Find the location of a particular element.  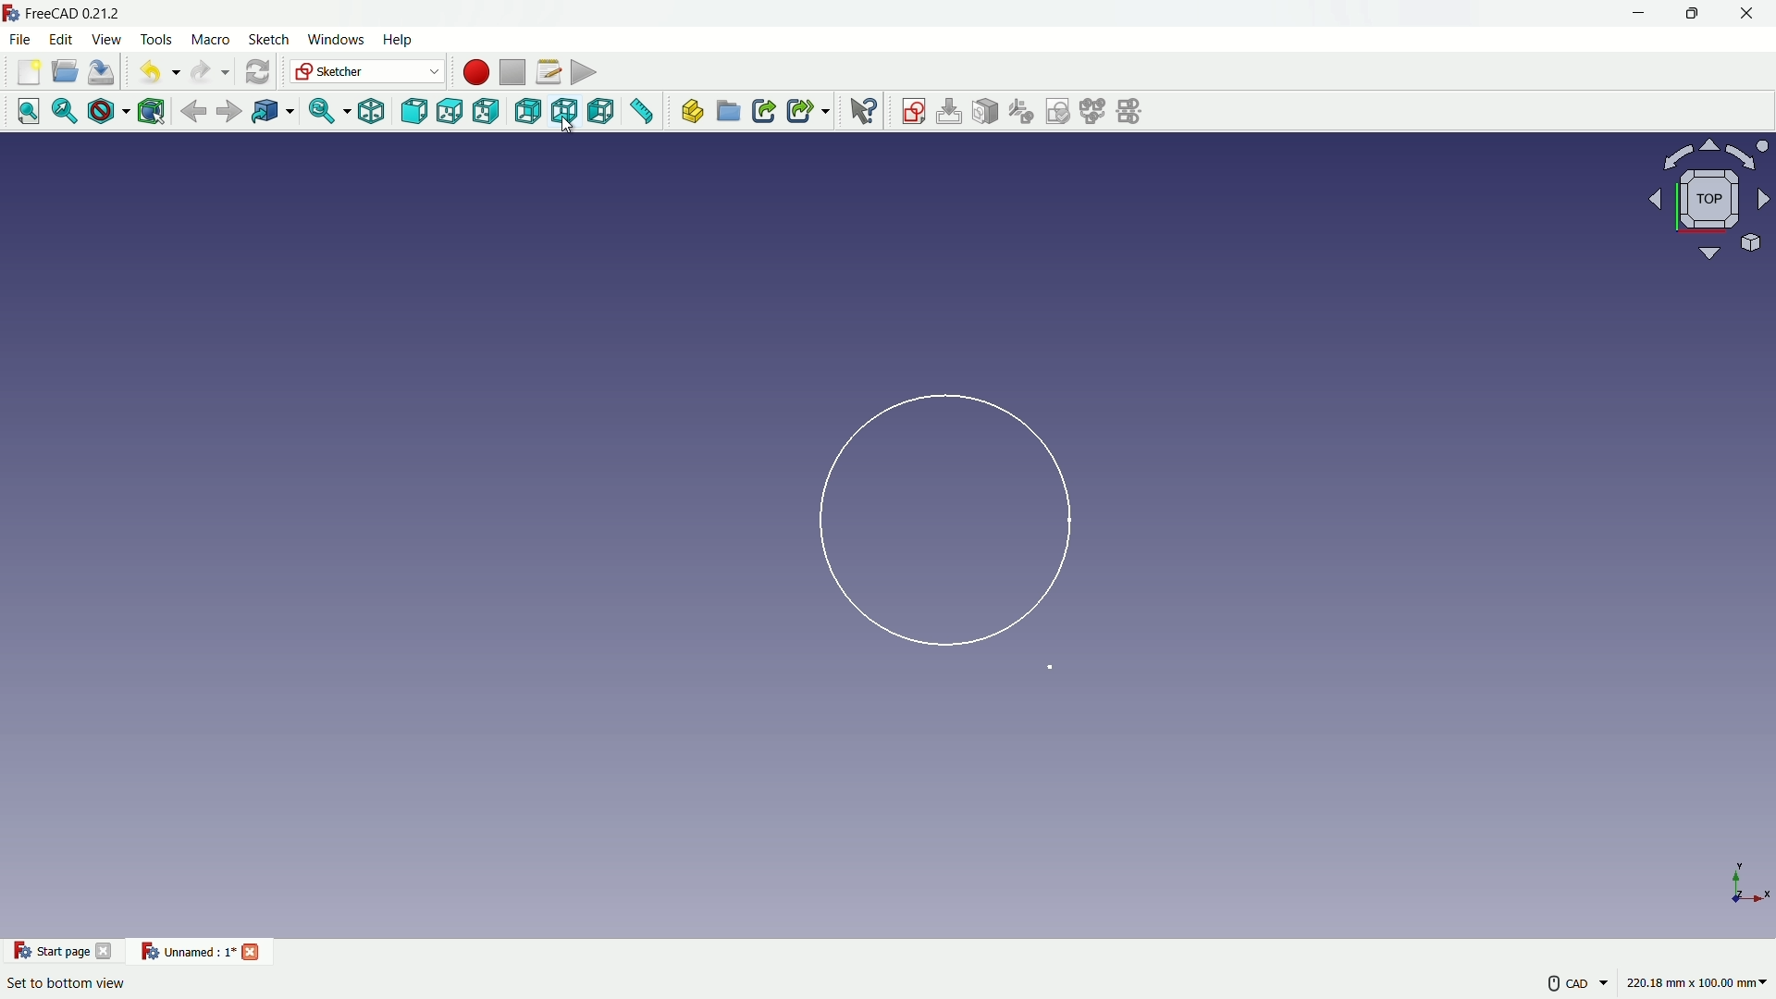

macros is located at coordinates (548, 71).